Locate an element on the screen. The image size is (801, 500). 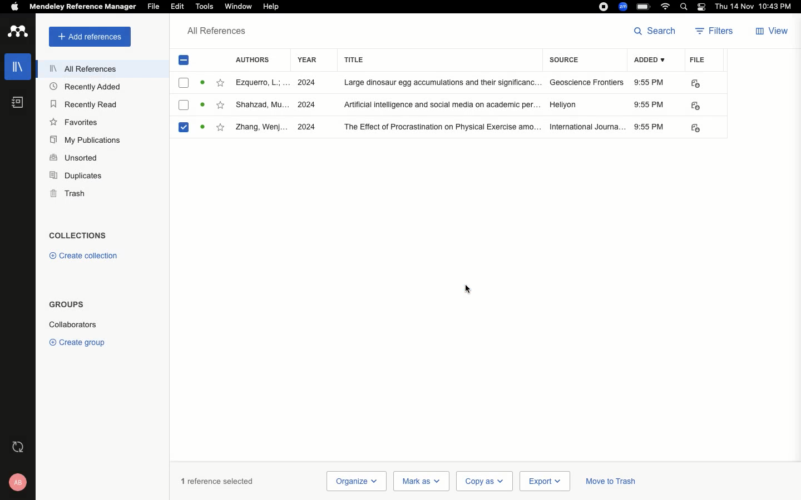
Recently added is located at coordinates (90, 87).